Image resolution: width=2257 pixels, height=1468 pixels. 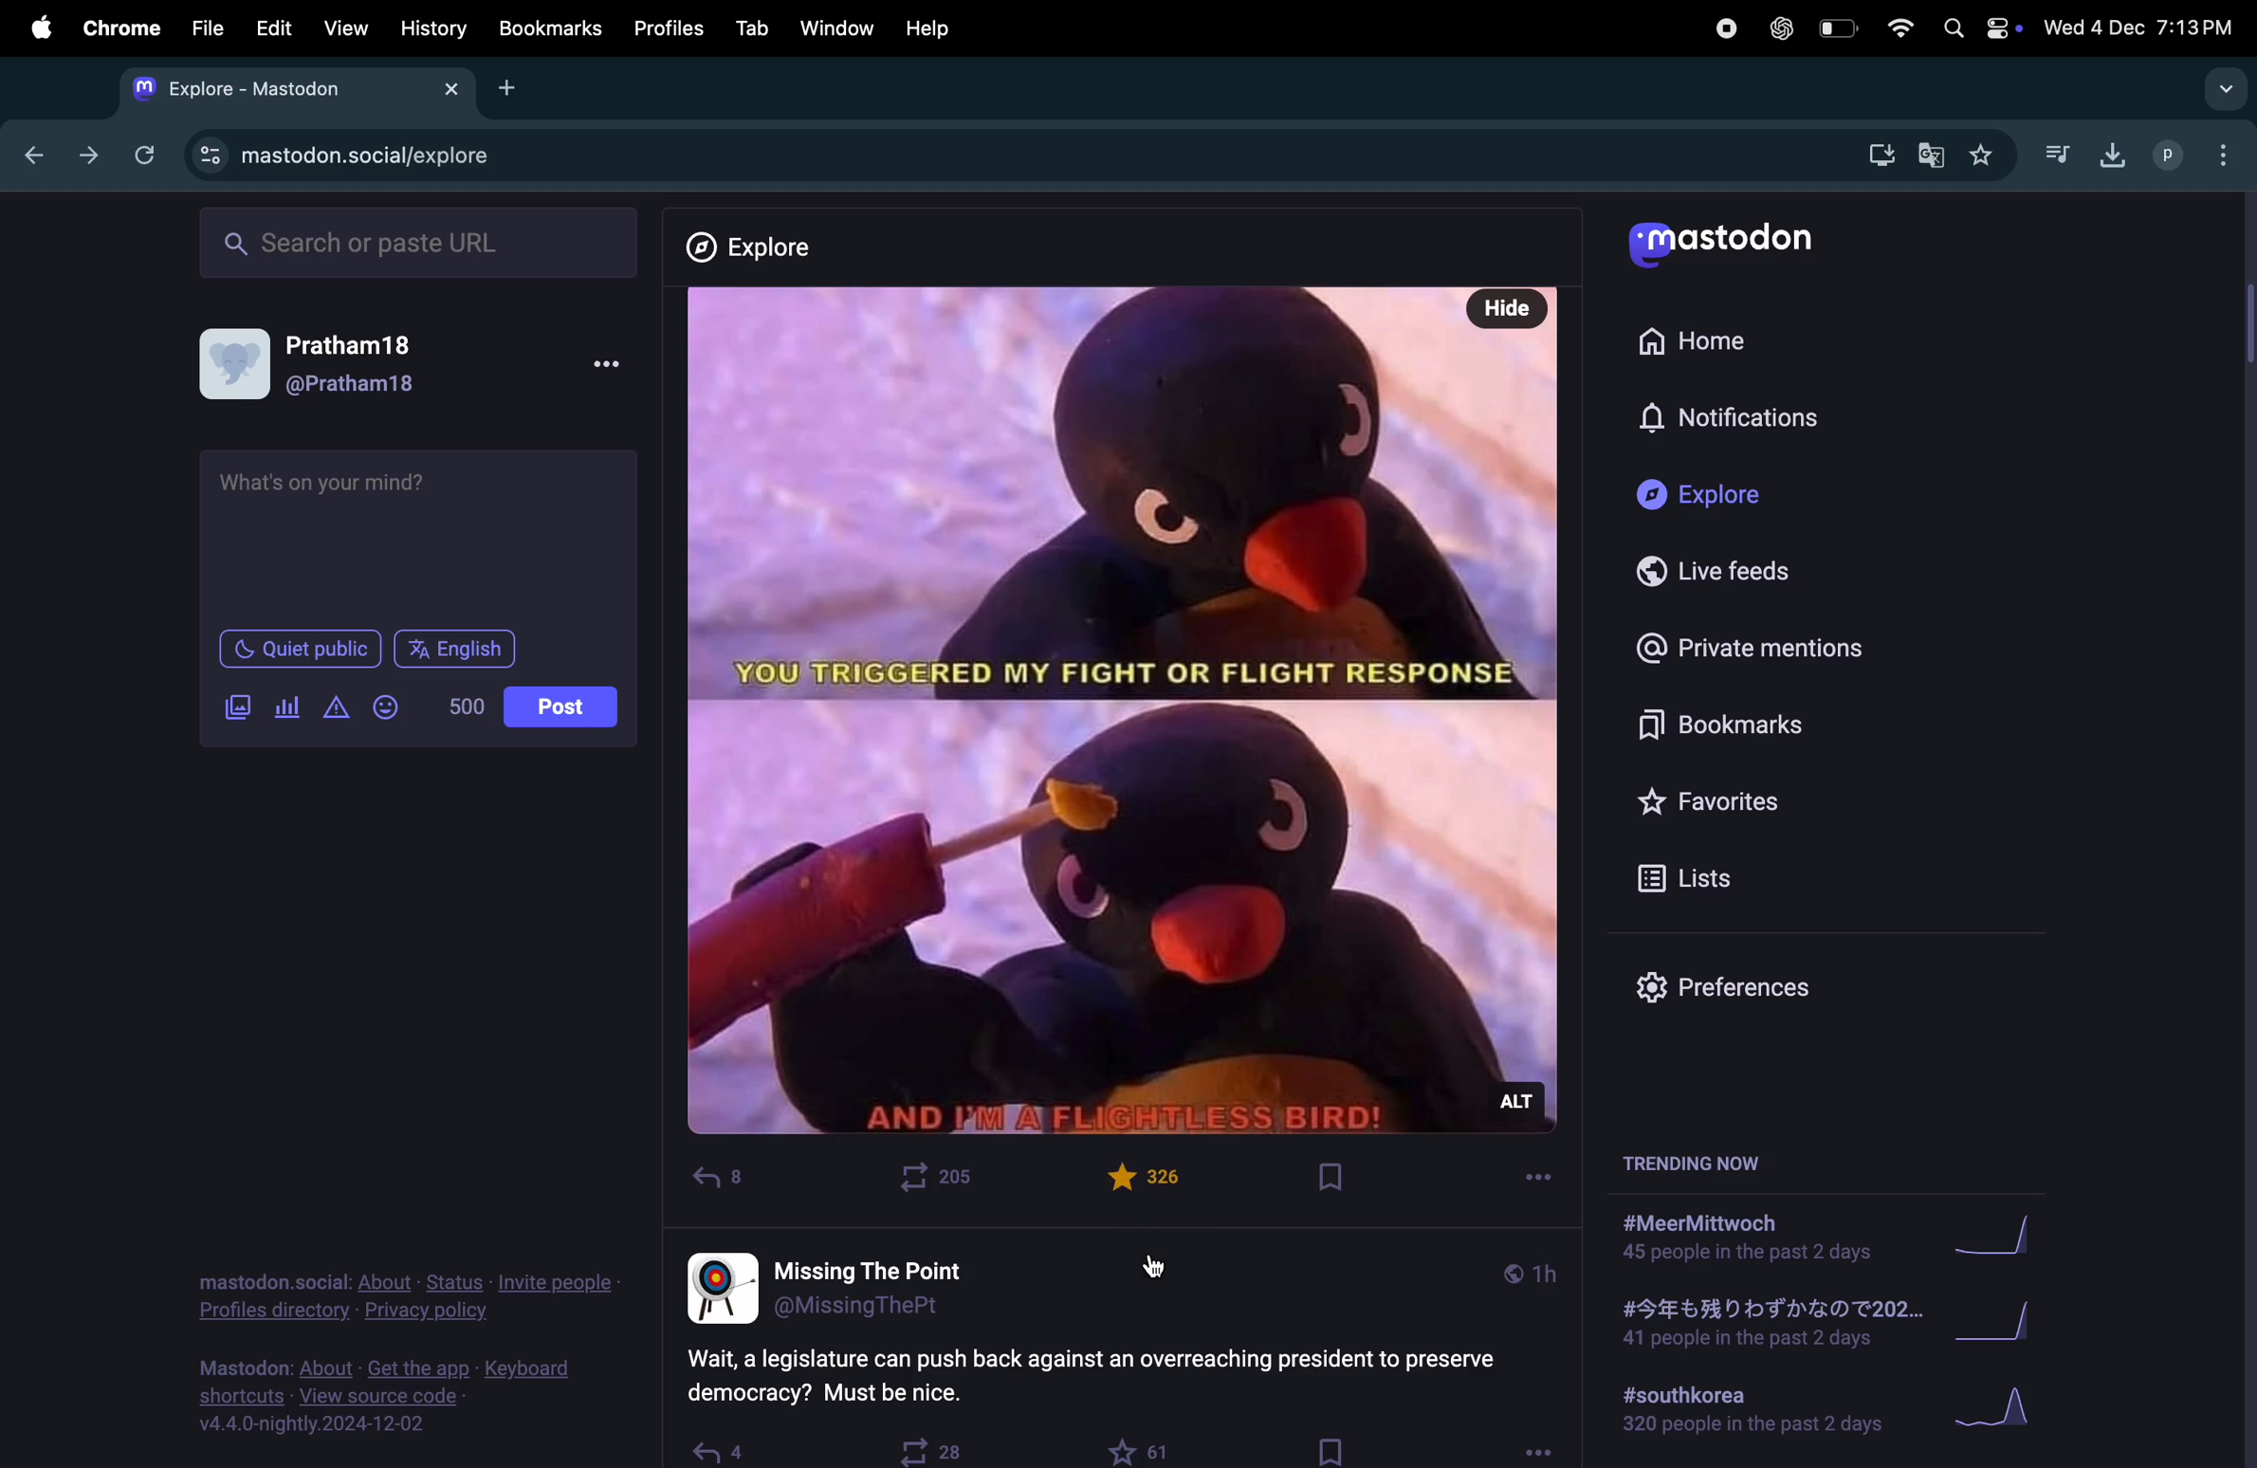 What do you see at coordinates (292, 87) in the screenshot?
I see `mastodon tab` at bounding box center [292, 87].